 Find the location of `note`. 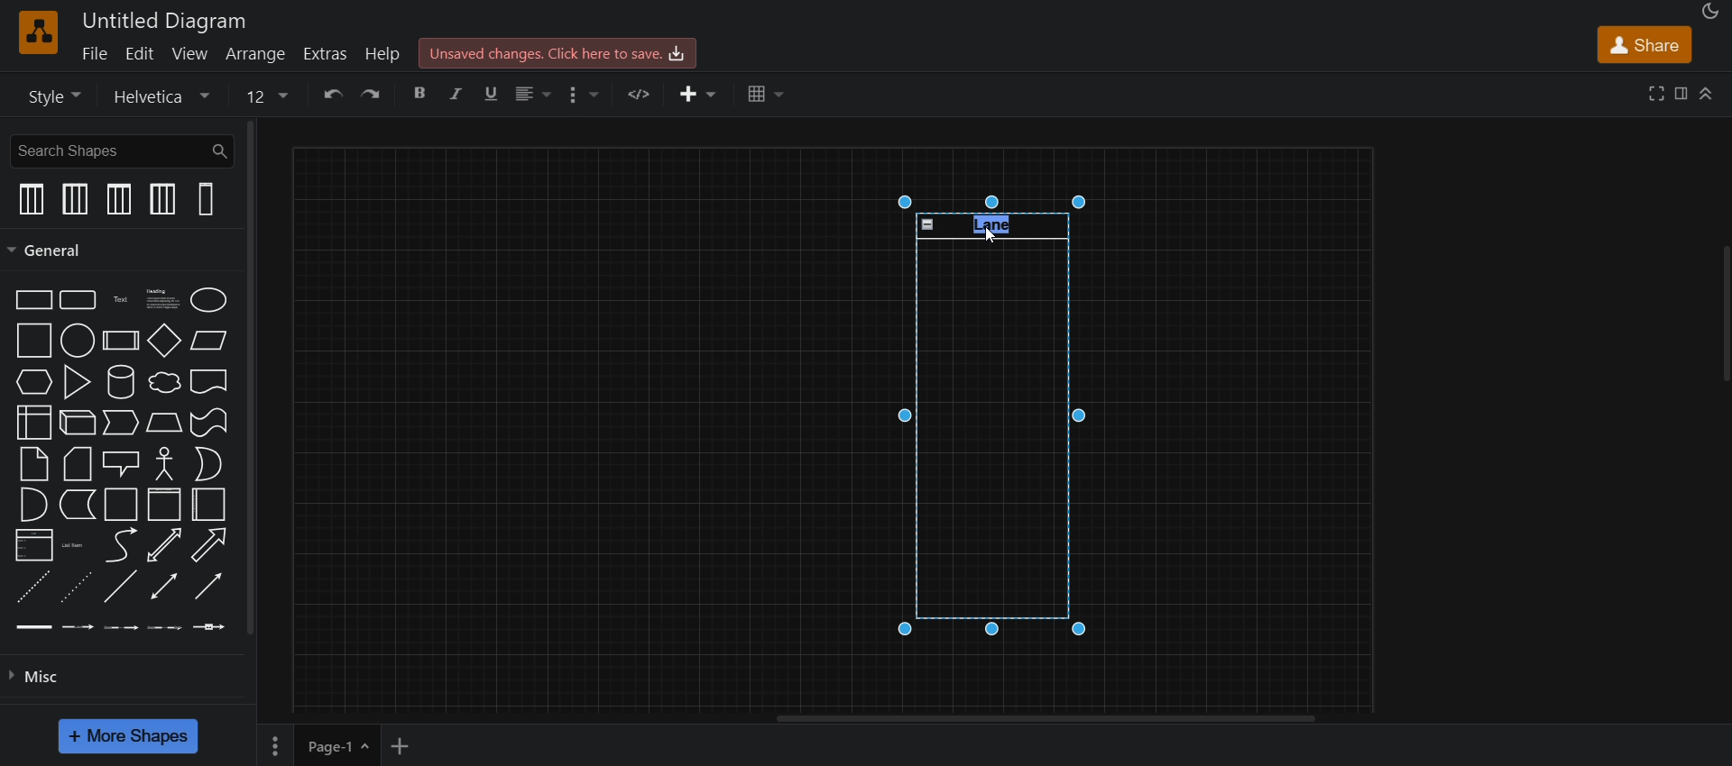

note is located at coordinates (35, 465).